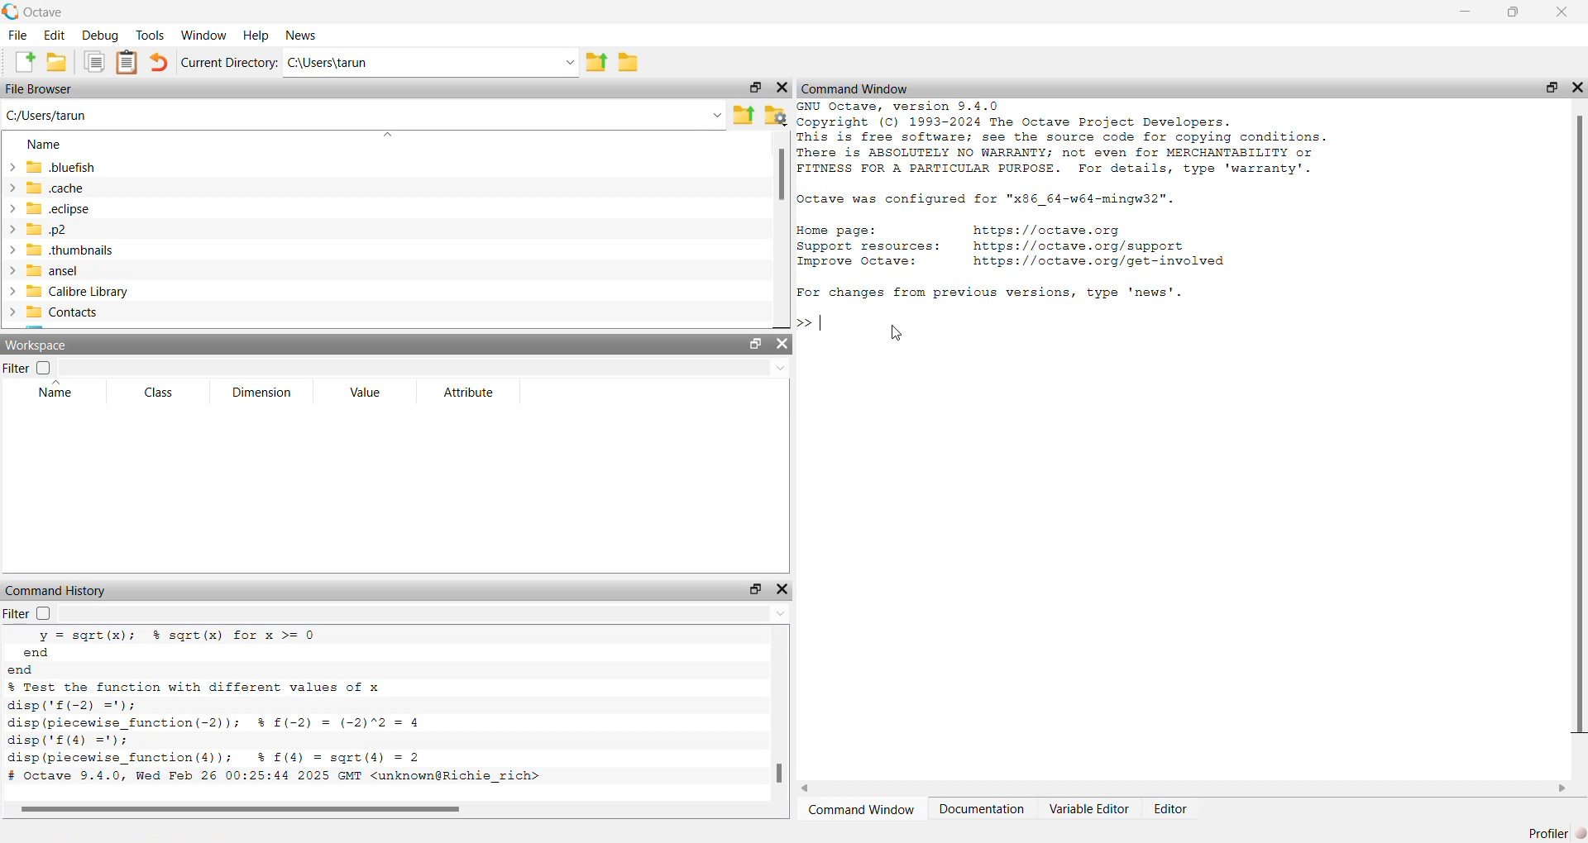 Image resolution: width=1588 pixels, height=843 pixels. Describe the element at coordinates (159, 63) in the screenshot. I see `Undo` at that location.